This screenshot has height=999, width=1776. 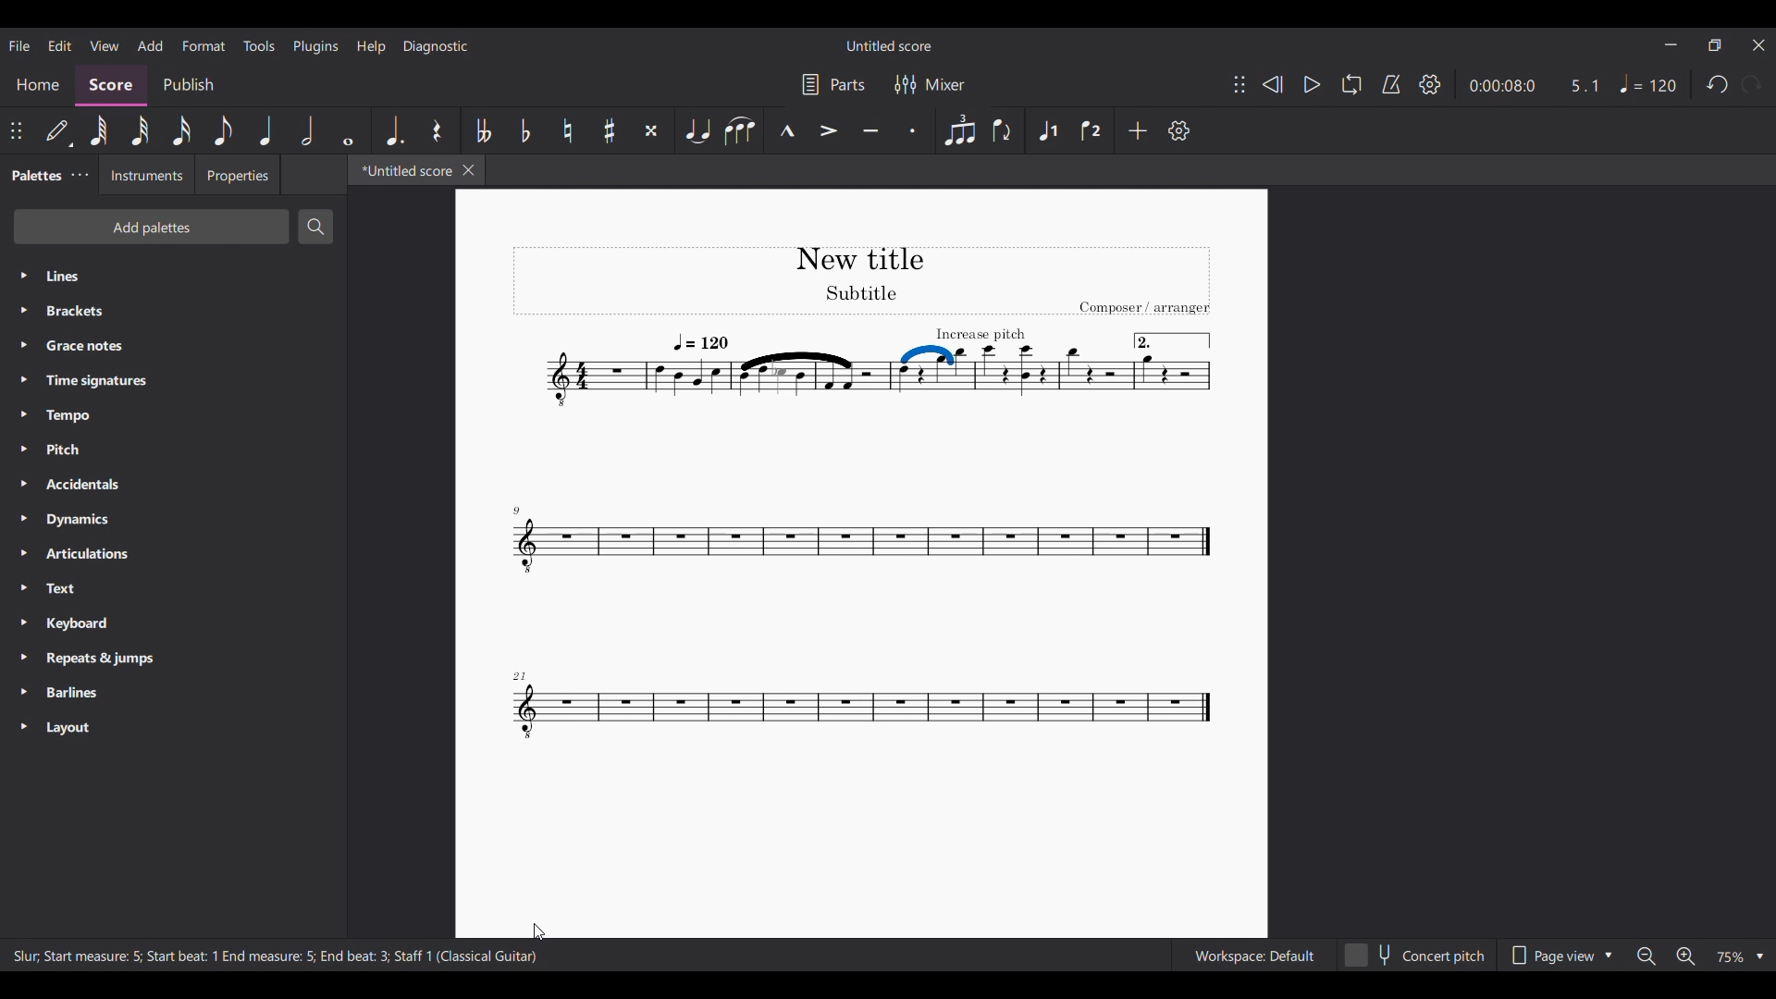 I want to click on Format menu, so click(x=203, y=45).